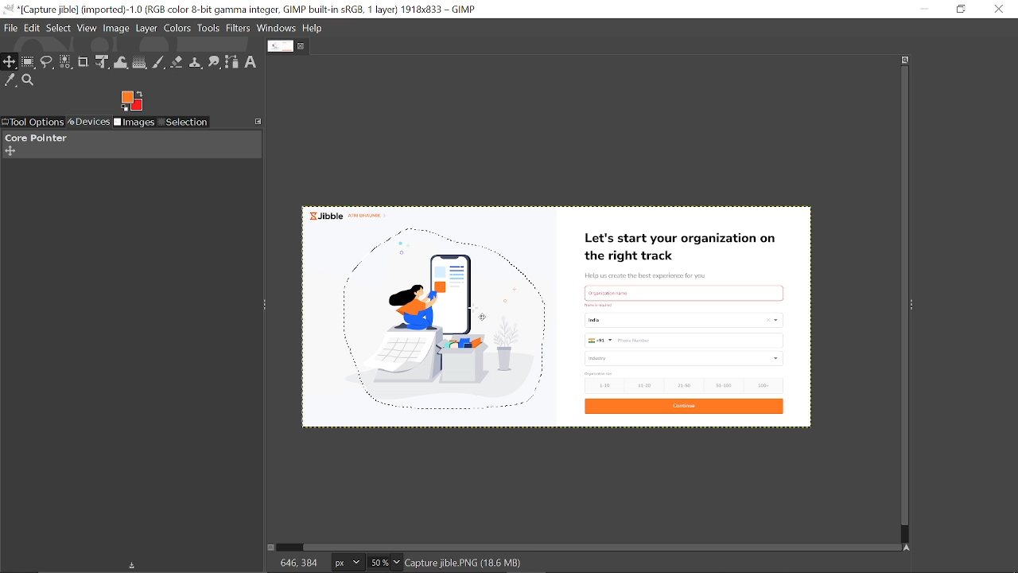  What do you see at coordinates (48, 63) in the screenshot?
I see `Free select tool` at bounding box center [48, 63].